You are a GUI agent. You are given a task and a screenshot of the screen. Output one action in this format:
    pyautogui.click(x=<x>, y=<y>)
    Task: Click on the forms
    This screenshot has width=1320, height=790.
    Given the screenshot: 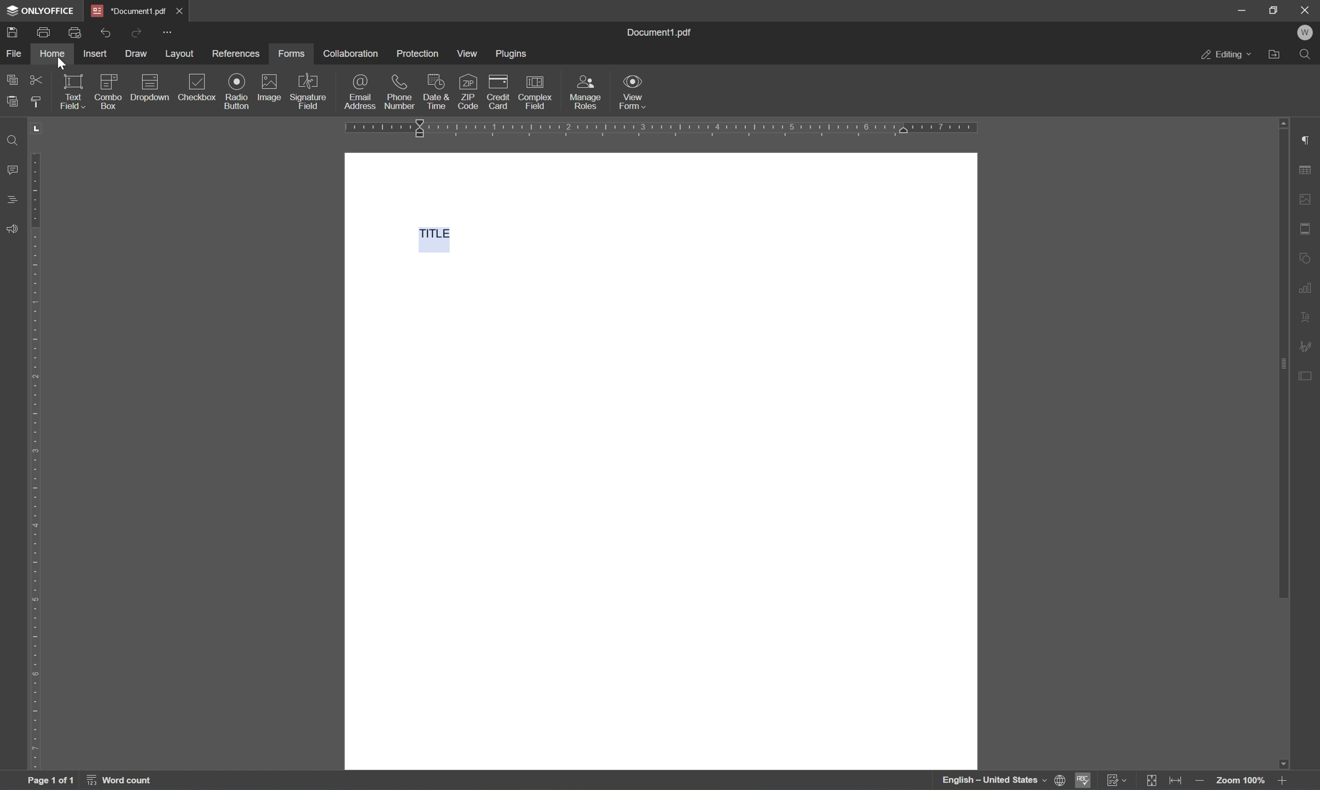 What is the action you would take?
    pyautogui.click(x=293, y=54)
    